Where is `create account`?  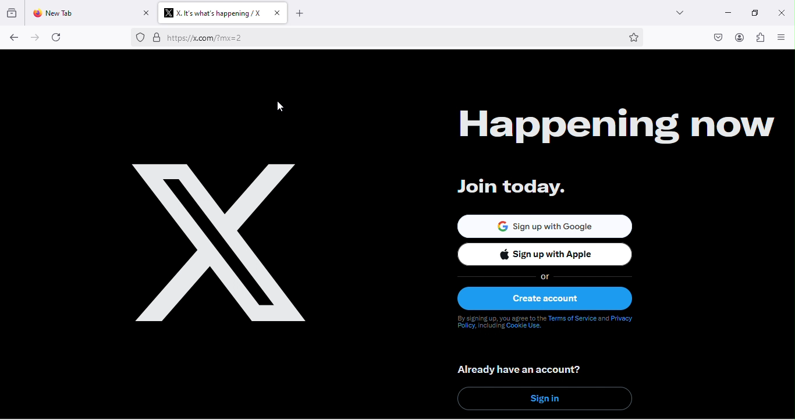 create account is located at coordinates (551, 298).